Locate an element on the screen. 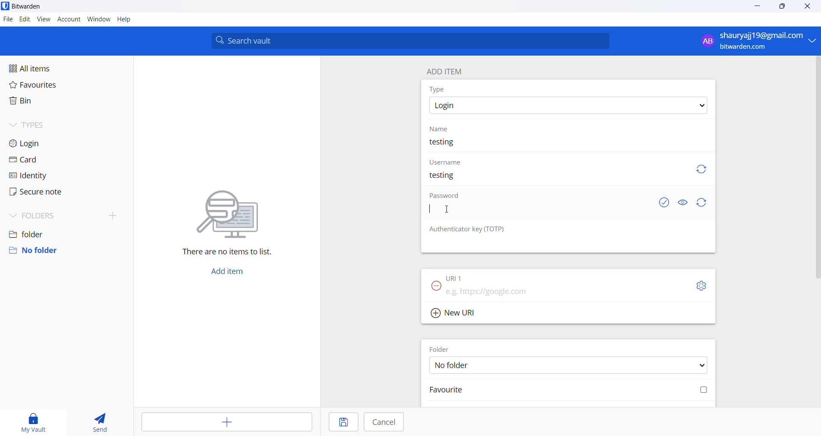 The height and width of the screenshot is (436, 821). name heading is located at coordinates (442, 129).